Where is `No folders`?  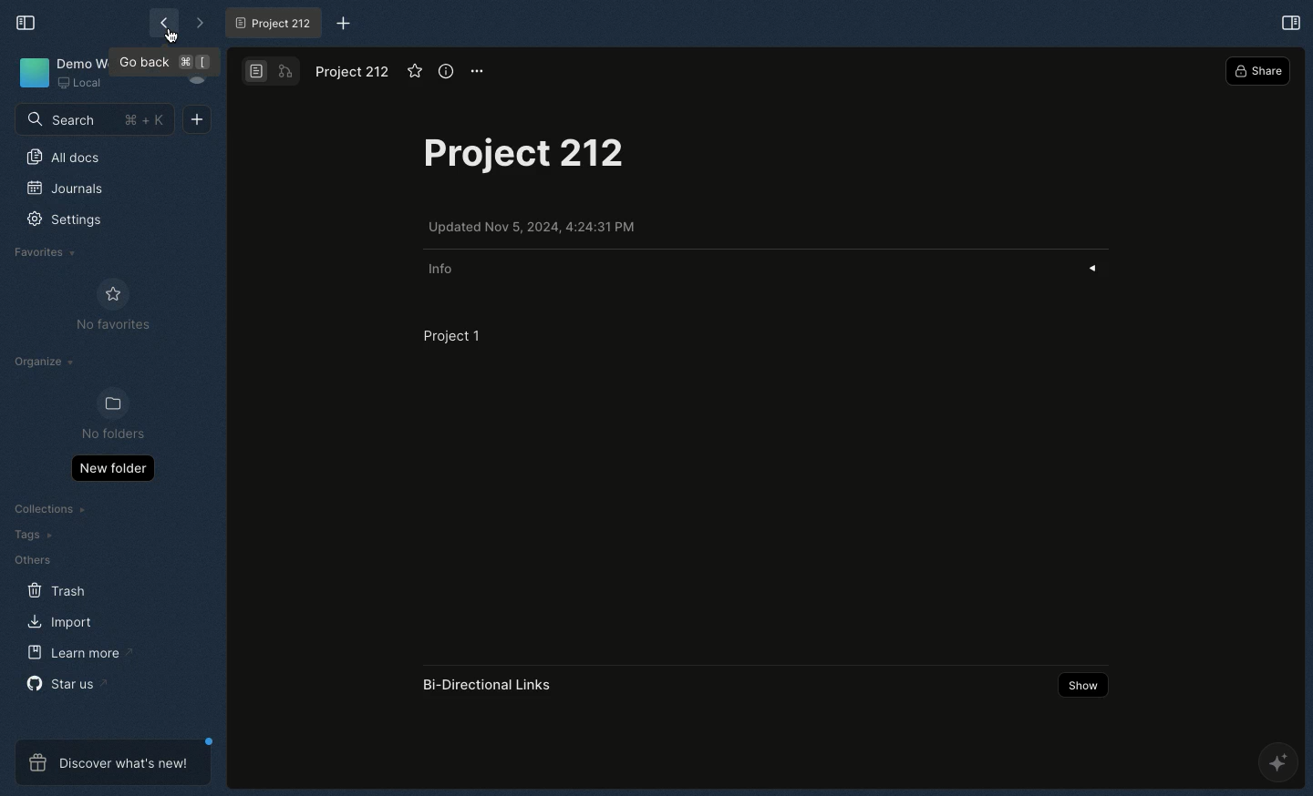 No folders is located at coordinates (114, 414).